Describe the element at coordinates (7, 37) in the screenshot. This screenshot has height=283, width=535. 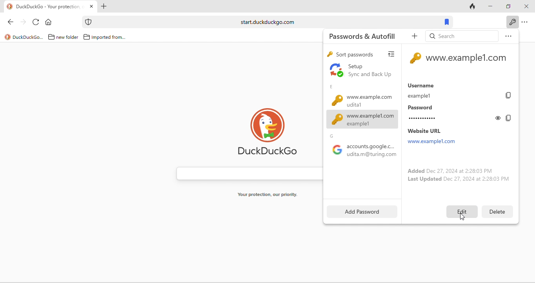
I see `logo` at that location.